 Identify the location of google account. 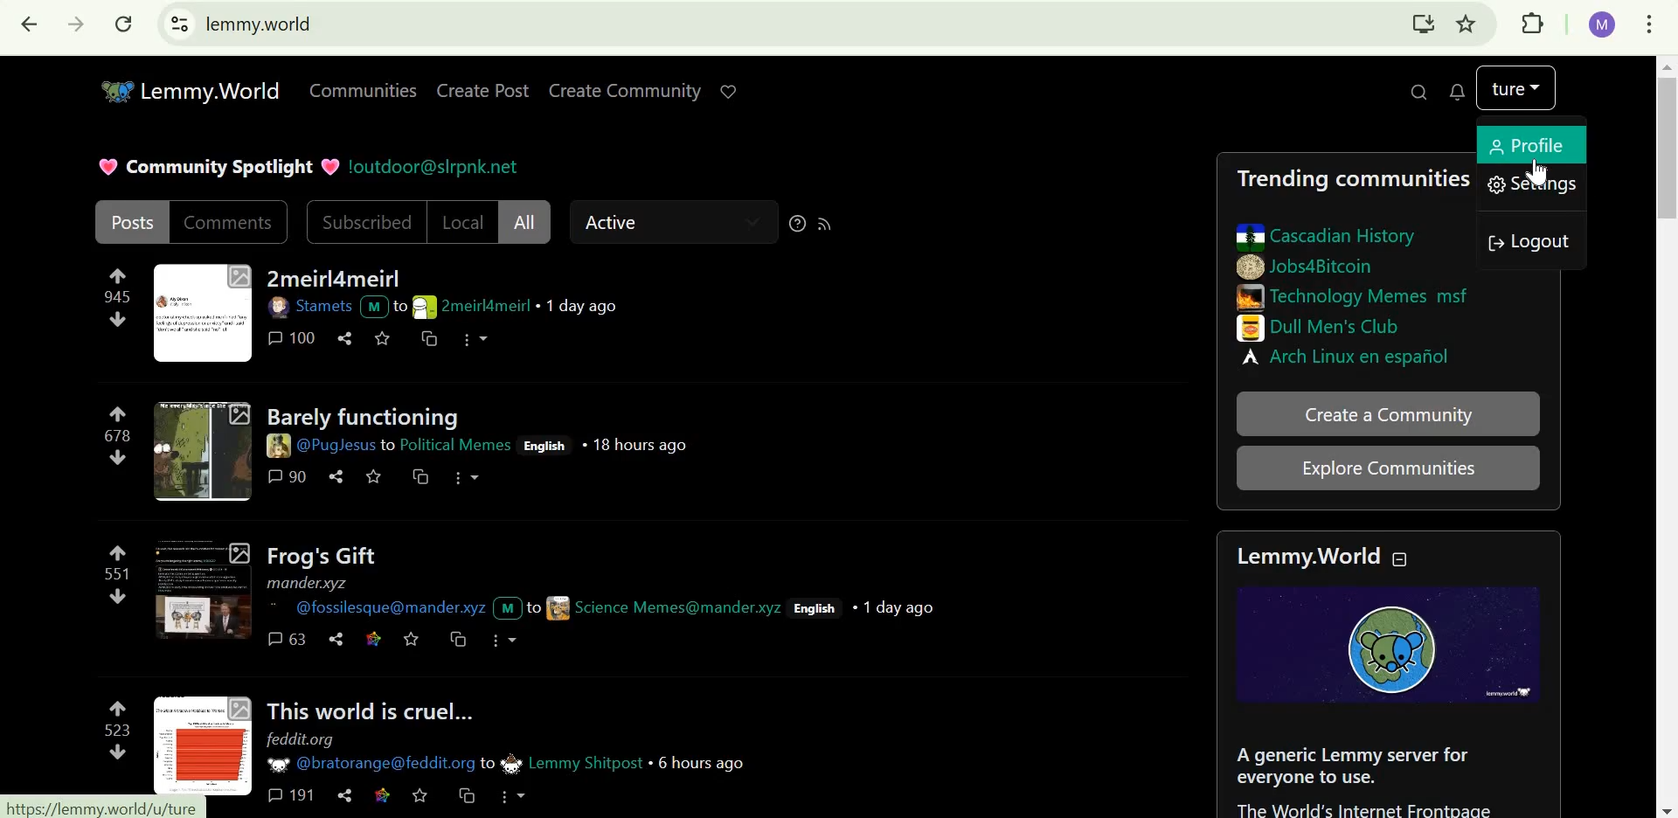
(1604, 25).